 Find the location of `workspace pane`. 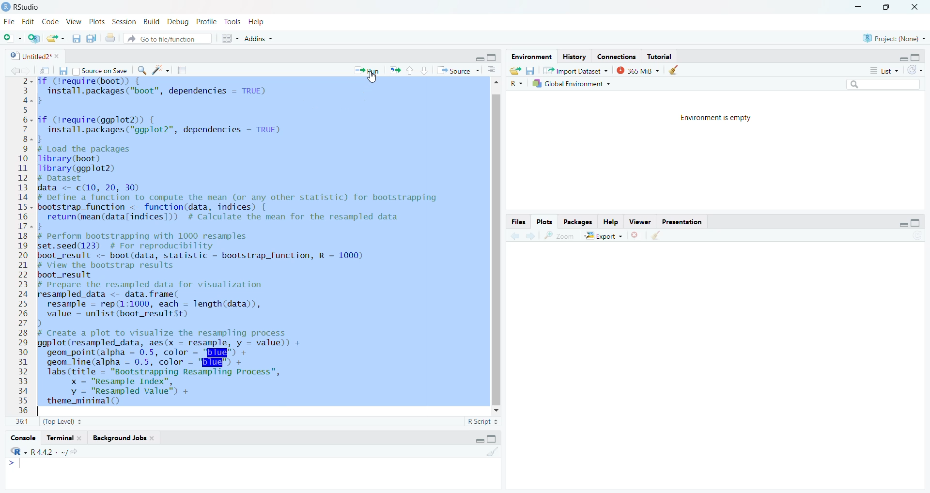

workspace pane is located at coordinates (231, 37).